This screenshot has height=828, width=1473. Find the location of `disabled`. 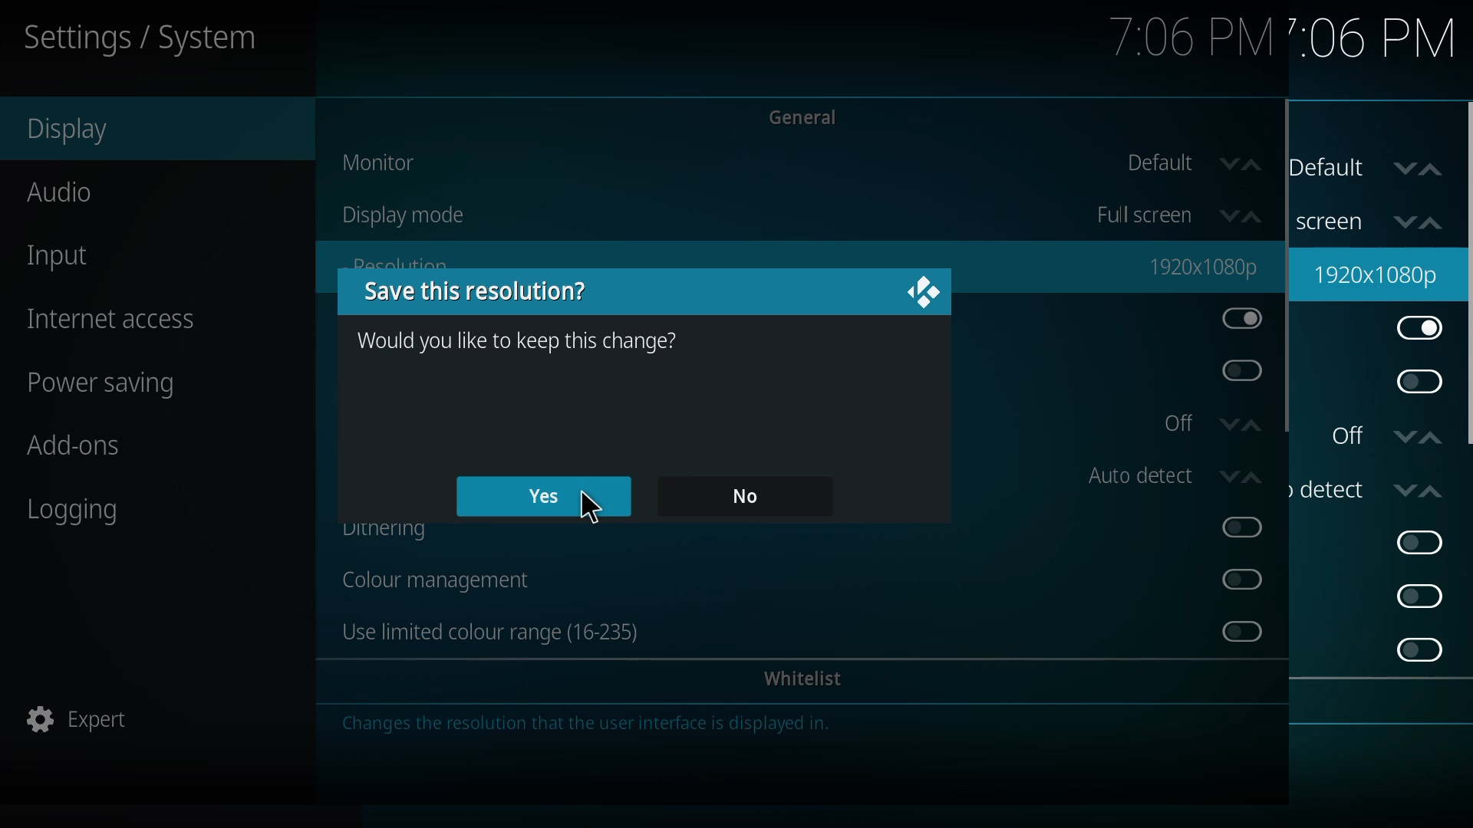

disabled is located at coordinates (1232, 632).